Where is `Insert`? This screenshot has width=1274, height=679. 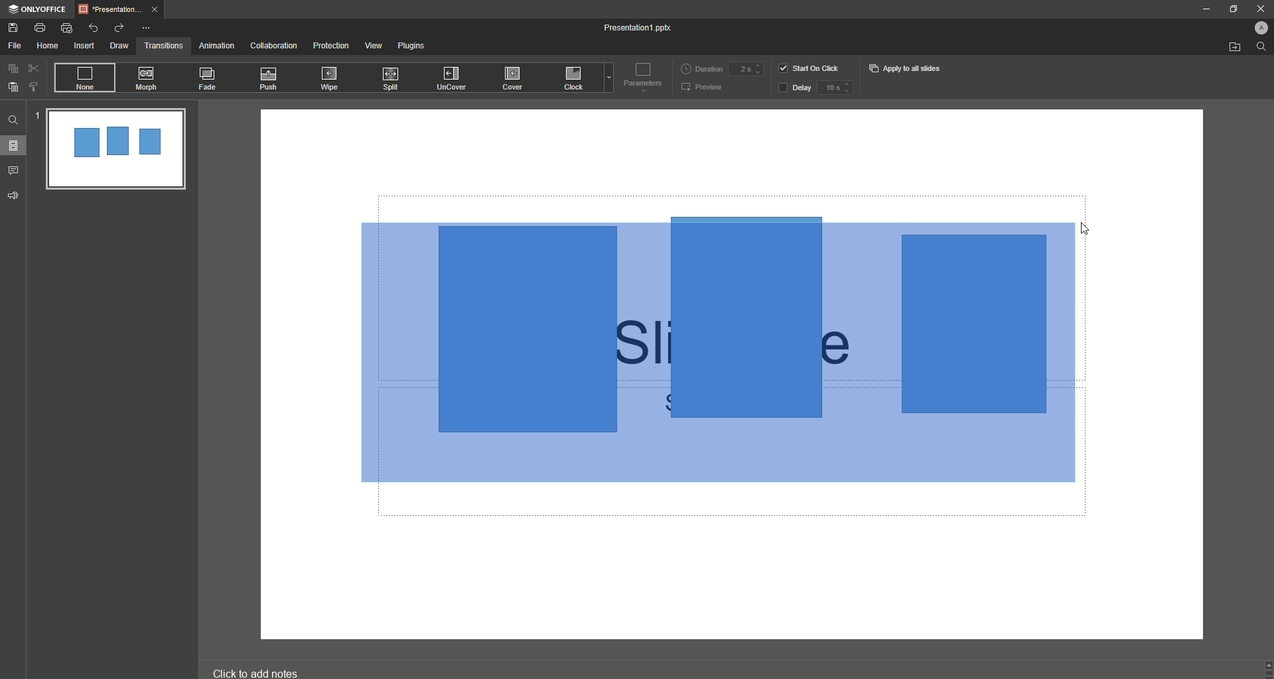 Insert is located at coordinates (84, 46).